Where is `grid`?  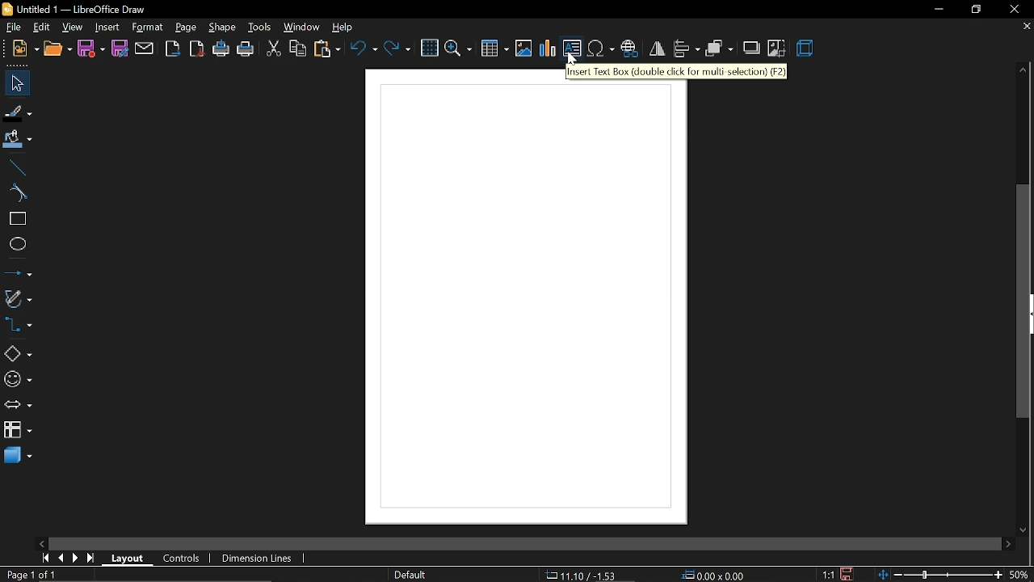
grid is located at coordinates (429, 48).